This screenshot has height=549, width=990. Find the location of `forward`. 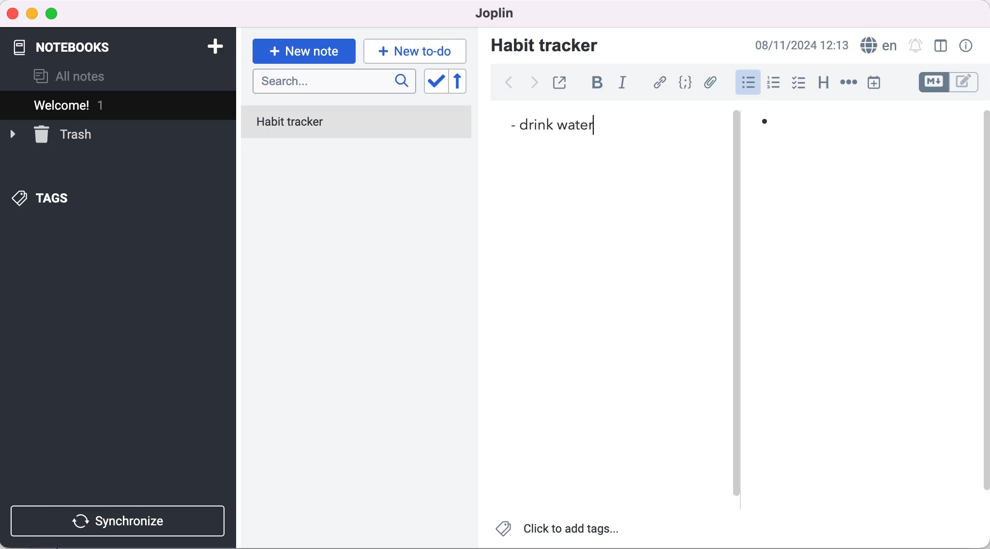

forward is located at coordinates (532, 86).